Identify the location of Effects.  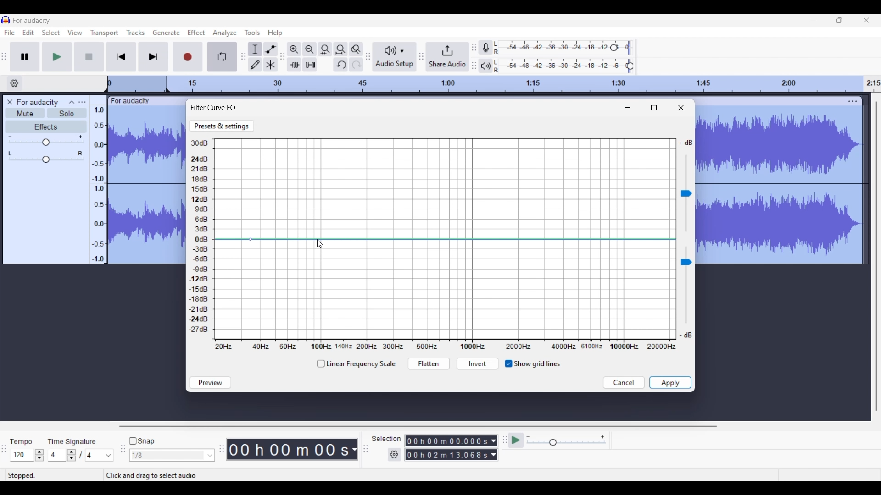
(46, 126).